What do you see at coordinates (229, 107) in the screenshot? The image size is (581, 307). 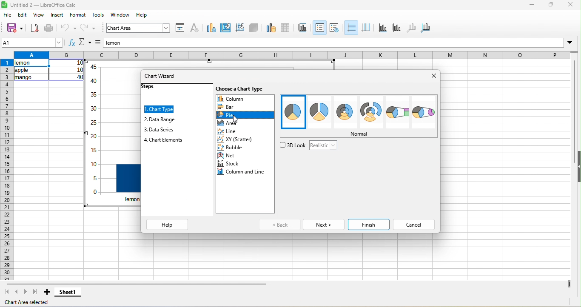 I see `bar` at bounding box center [229, 107].